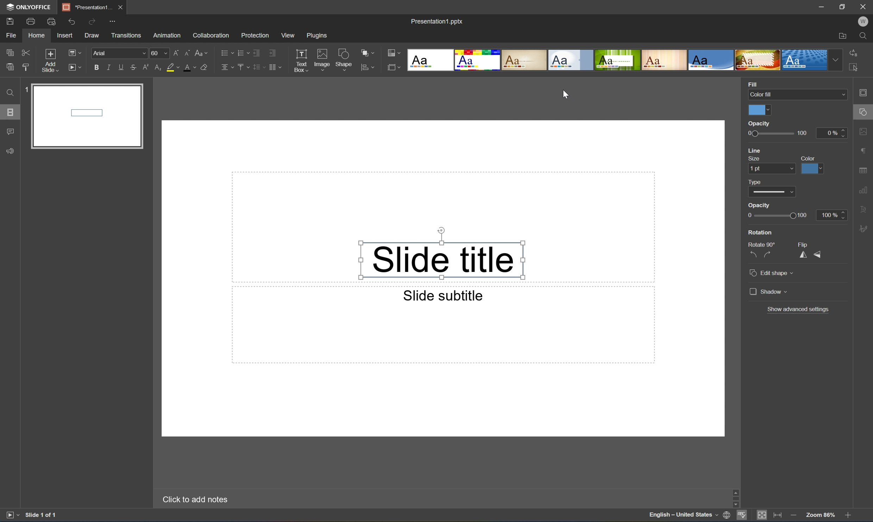 The image size is (873, 522). What do you see at coordinates (756, 151) in the screenshot?
I see `Line` at bounding box center [756, 151].